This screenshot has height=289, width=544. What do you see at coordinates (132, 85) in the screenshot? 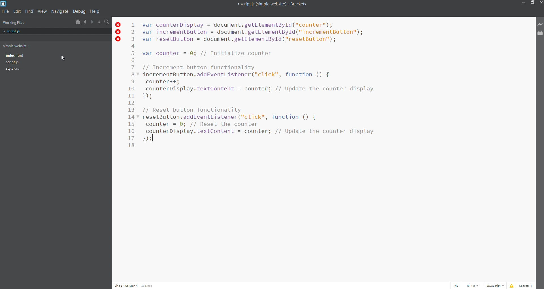
I see `line number` at bounding box center [132, 85].